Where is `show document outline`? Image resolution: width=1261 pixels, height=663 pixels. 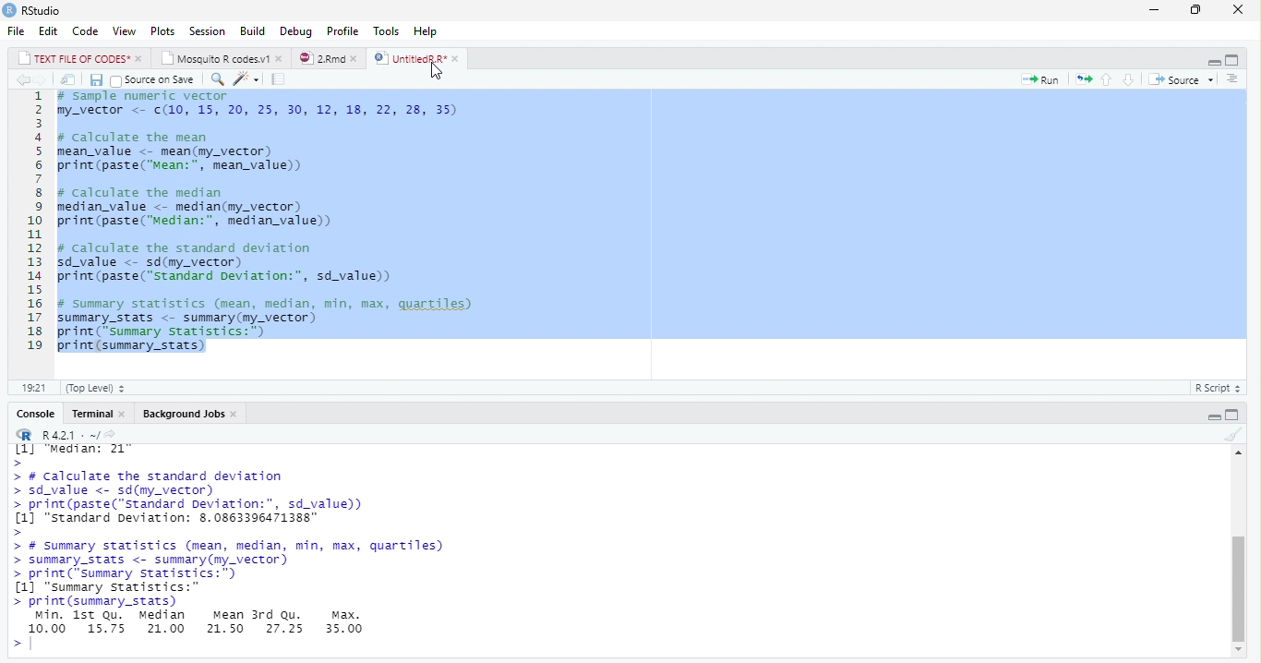 show document outline is located at coordinates (1233, 79).